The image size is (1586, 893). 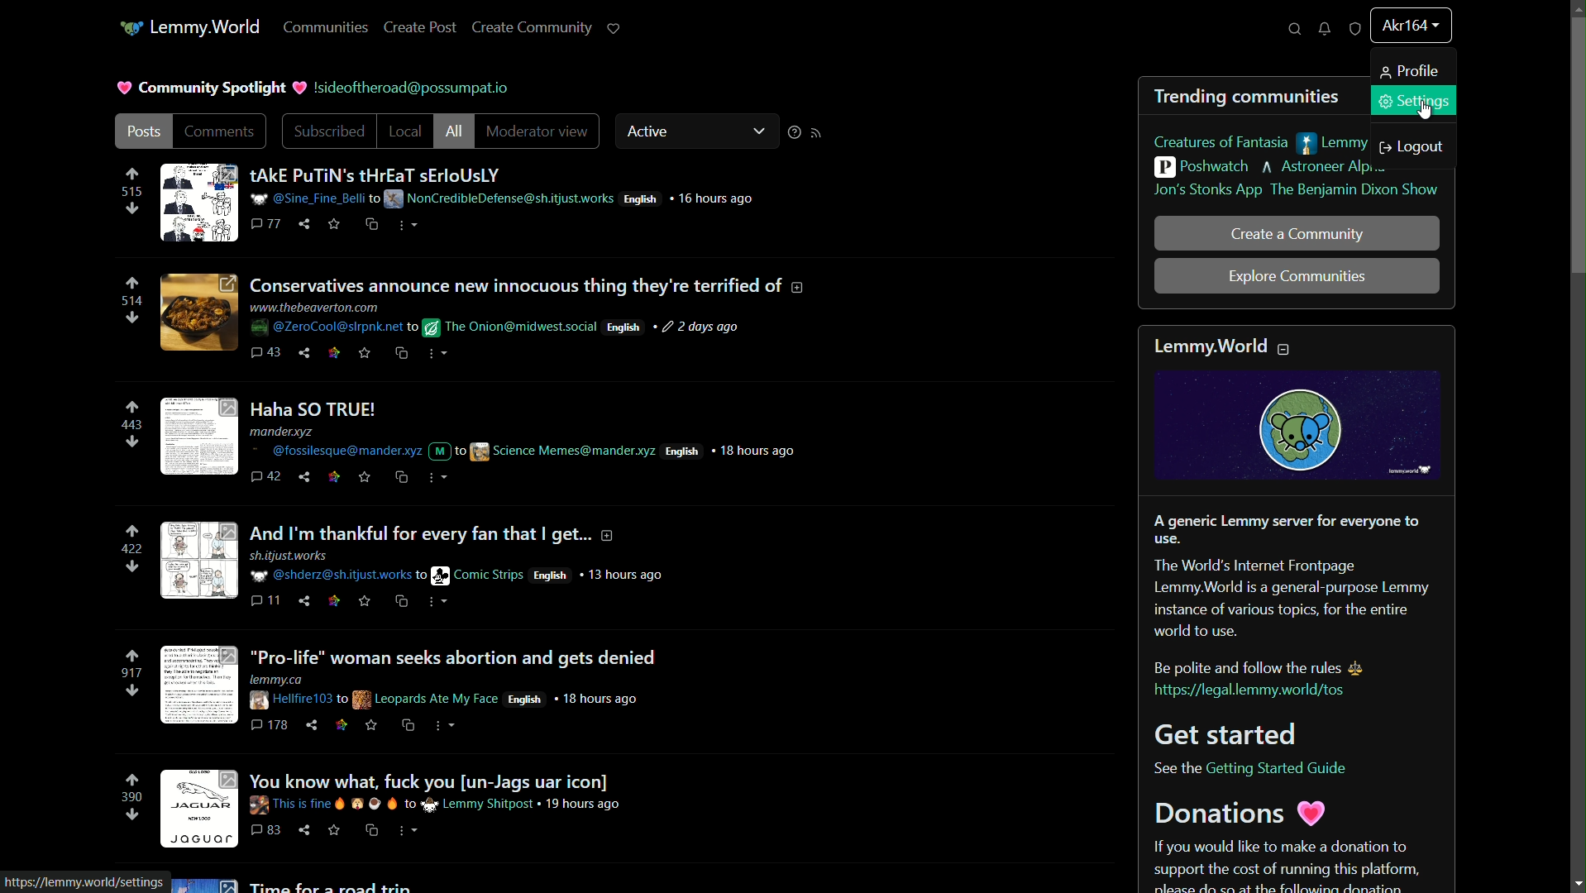 What do you see at coordinates (326, 29) in the screenshot?
I see `communities` at bounding box center [326, 29].